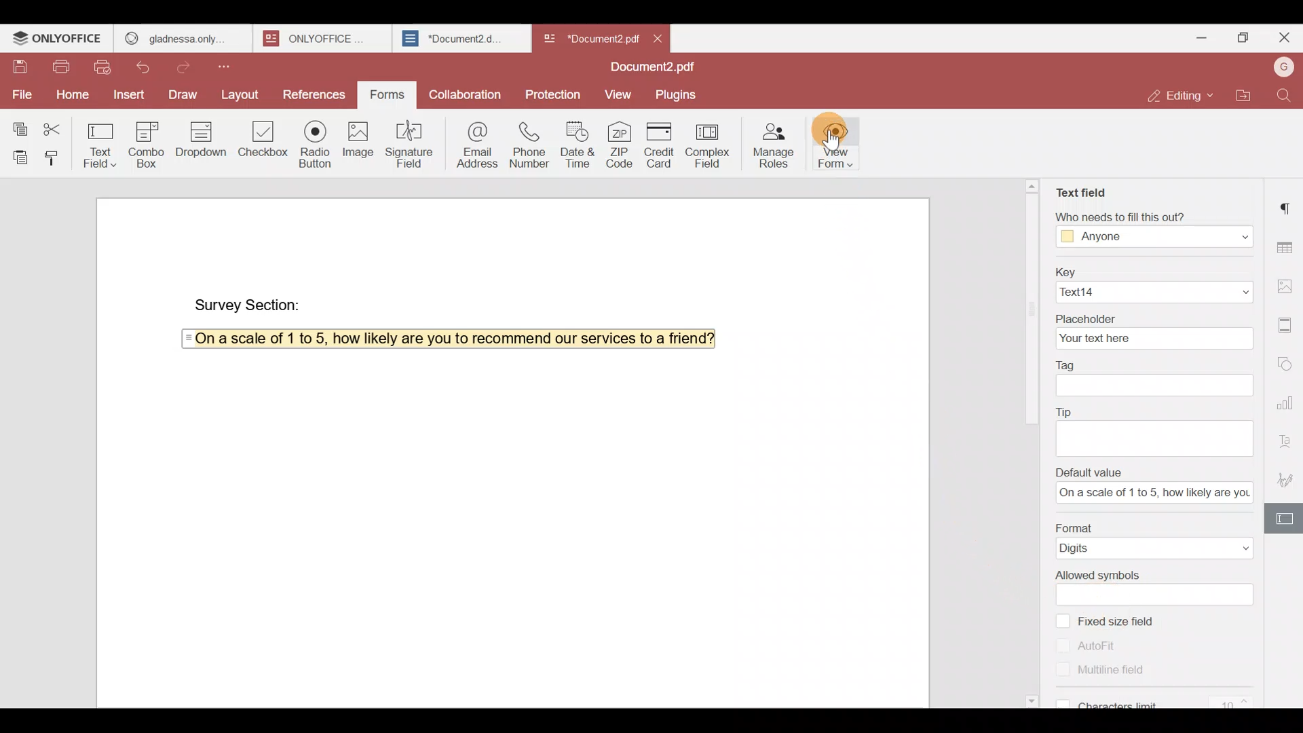 This screenshot has height=733, width=1303. What do you see at coordinates (144, 144) in the screenshot?
I see `Combo box` at bounding box center [144, 144].